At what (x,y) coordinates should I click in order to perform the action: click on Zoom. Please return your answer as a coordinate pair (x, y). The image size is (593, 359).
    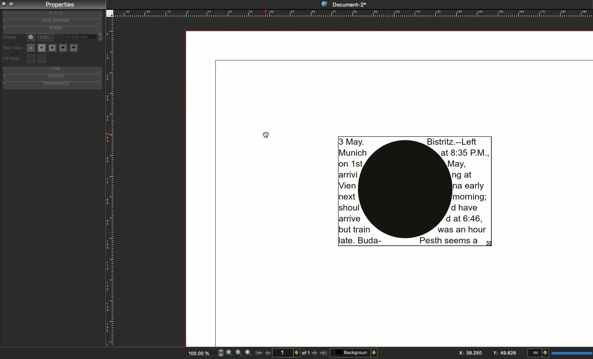
    Looking at the image, I should click on (238, 354).